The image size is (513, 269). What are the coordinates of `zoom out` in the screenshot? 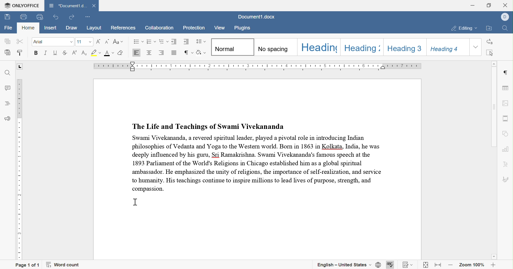 It's located at (452, 265).